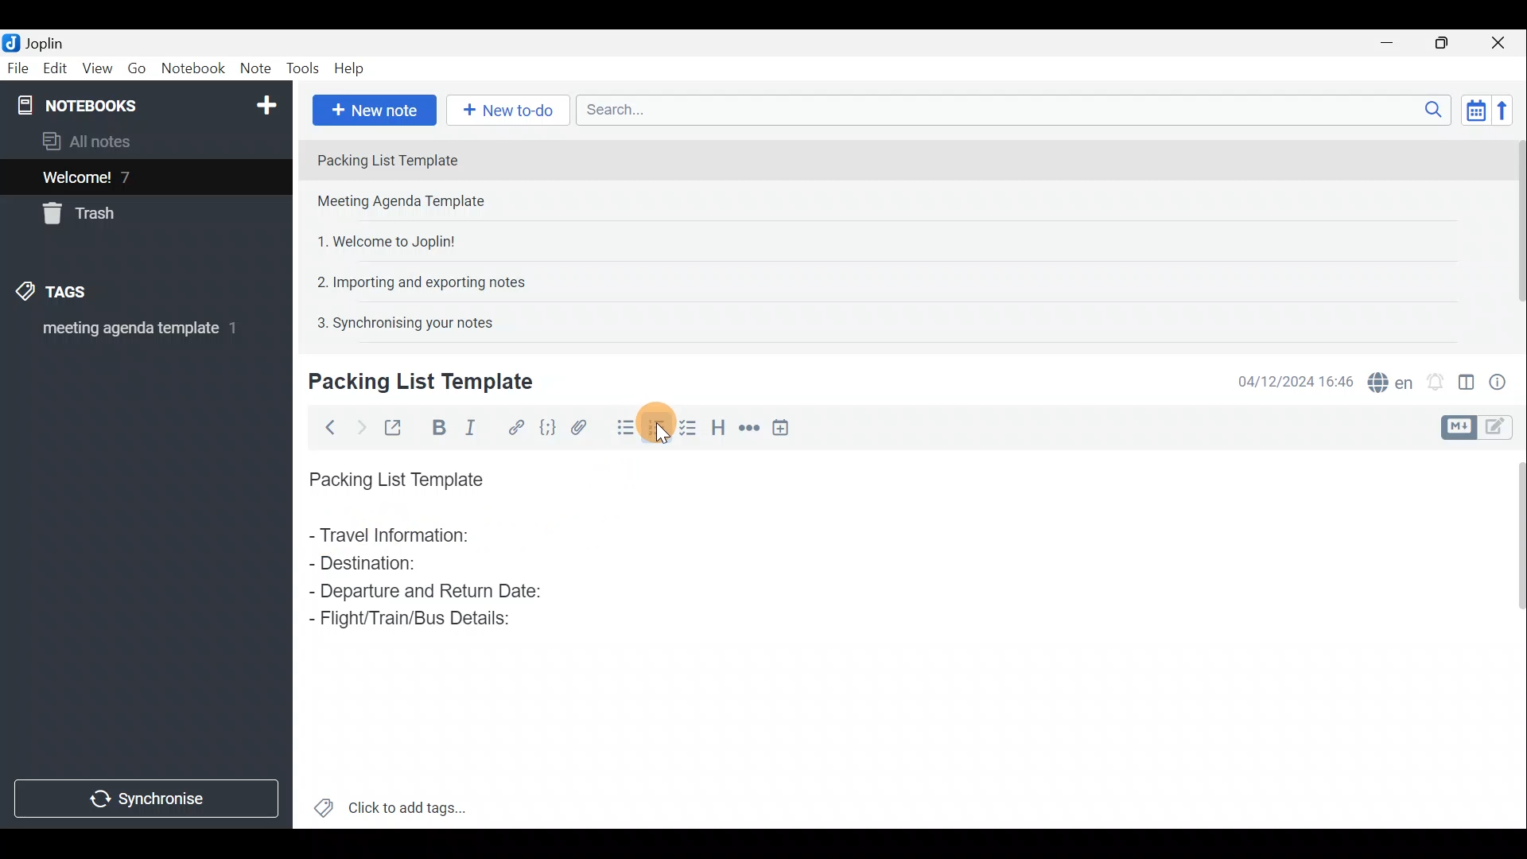 This screenshot has height=859, width=1527. I want to click on Scroll bar, so click(1512, 232).